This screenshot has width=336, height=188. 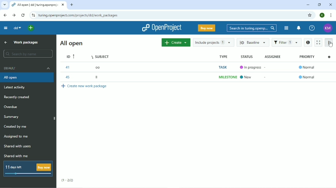 What do you see at coordinates (251, 28) in the screenshot?
I see `Search in turing.openproject.com` at bounding box center [251, 28].